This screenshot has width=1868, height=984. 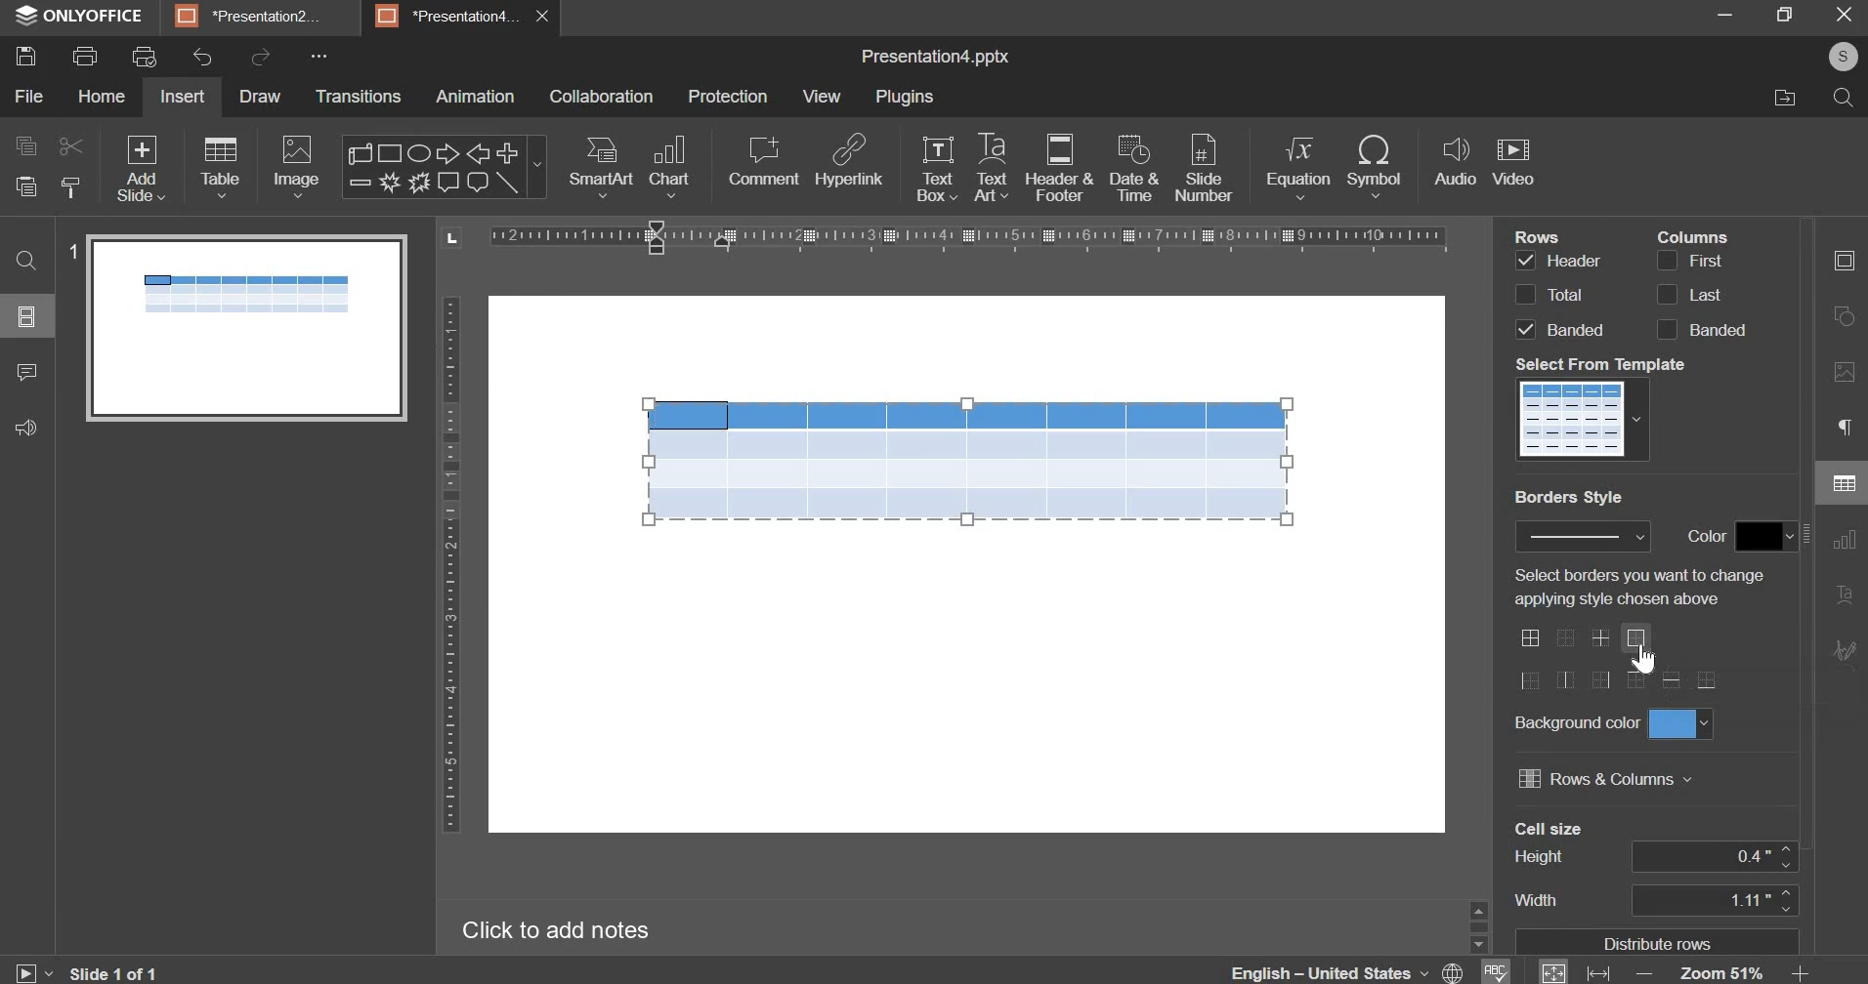 What do you see at coordinates (729, 97) in the screenshot?
I see `protection` at bounding box center [729, 97].